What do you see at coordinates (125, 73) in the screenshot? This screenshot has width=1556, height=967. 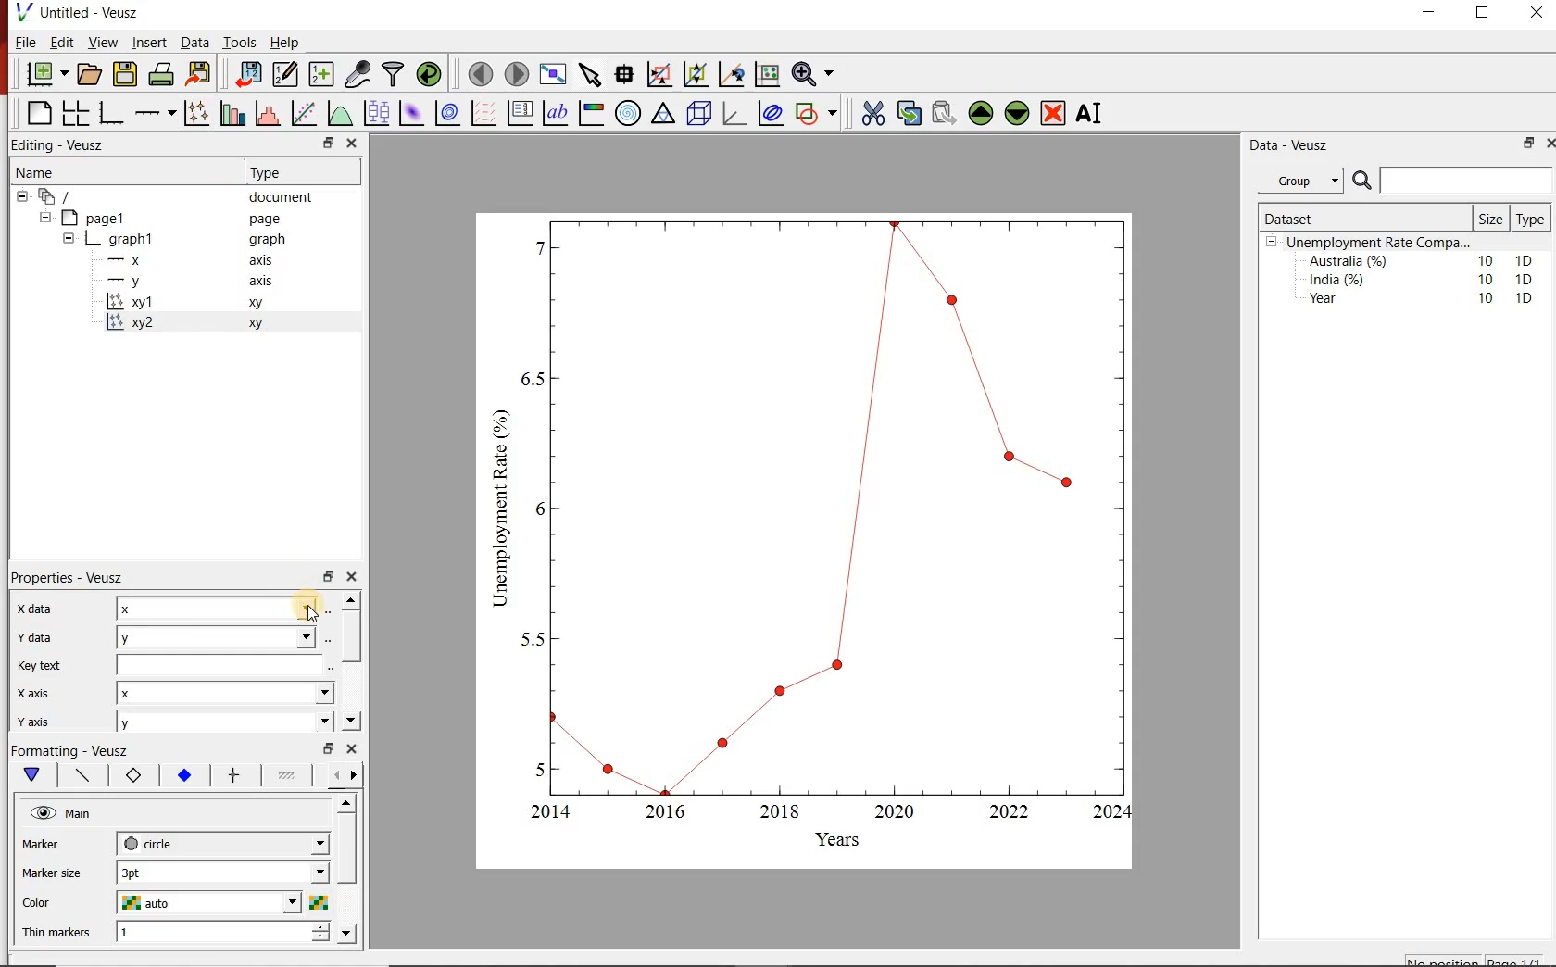 I see `save document` at bounding box center [125, 73].